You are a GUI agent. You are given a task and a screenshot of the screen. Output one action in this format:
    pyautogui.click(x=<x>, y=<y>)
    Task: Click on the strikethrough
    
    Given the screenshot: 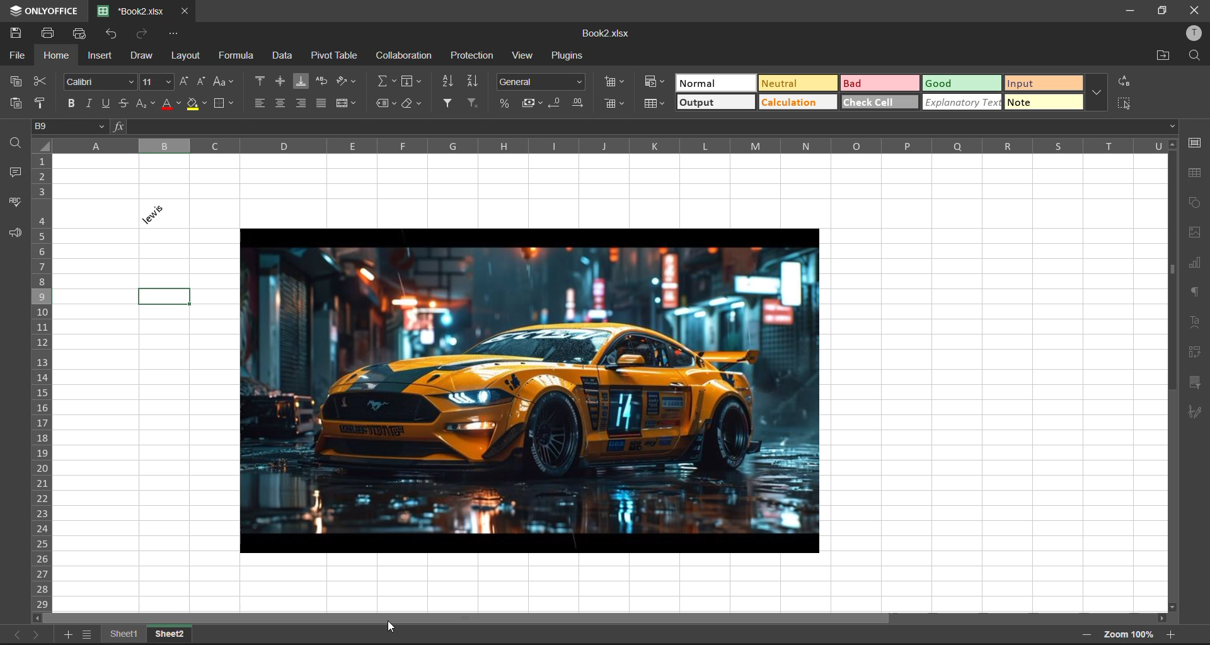 What is the action you would take?
    pyautogui.click(x=120, y=104)
    